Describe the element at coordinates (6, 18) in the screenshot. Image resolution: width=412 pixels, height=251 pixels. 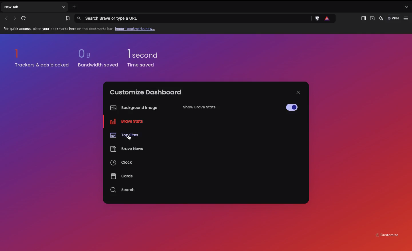
I see `Previous page` at that location.